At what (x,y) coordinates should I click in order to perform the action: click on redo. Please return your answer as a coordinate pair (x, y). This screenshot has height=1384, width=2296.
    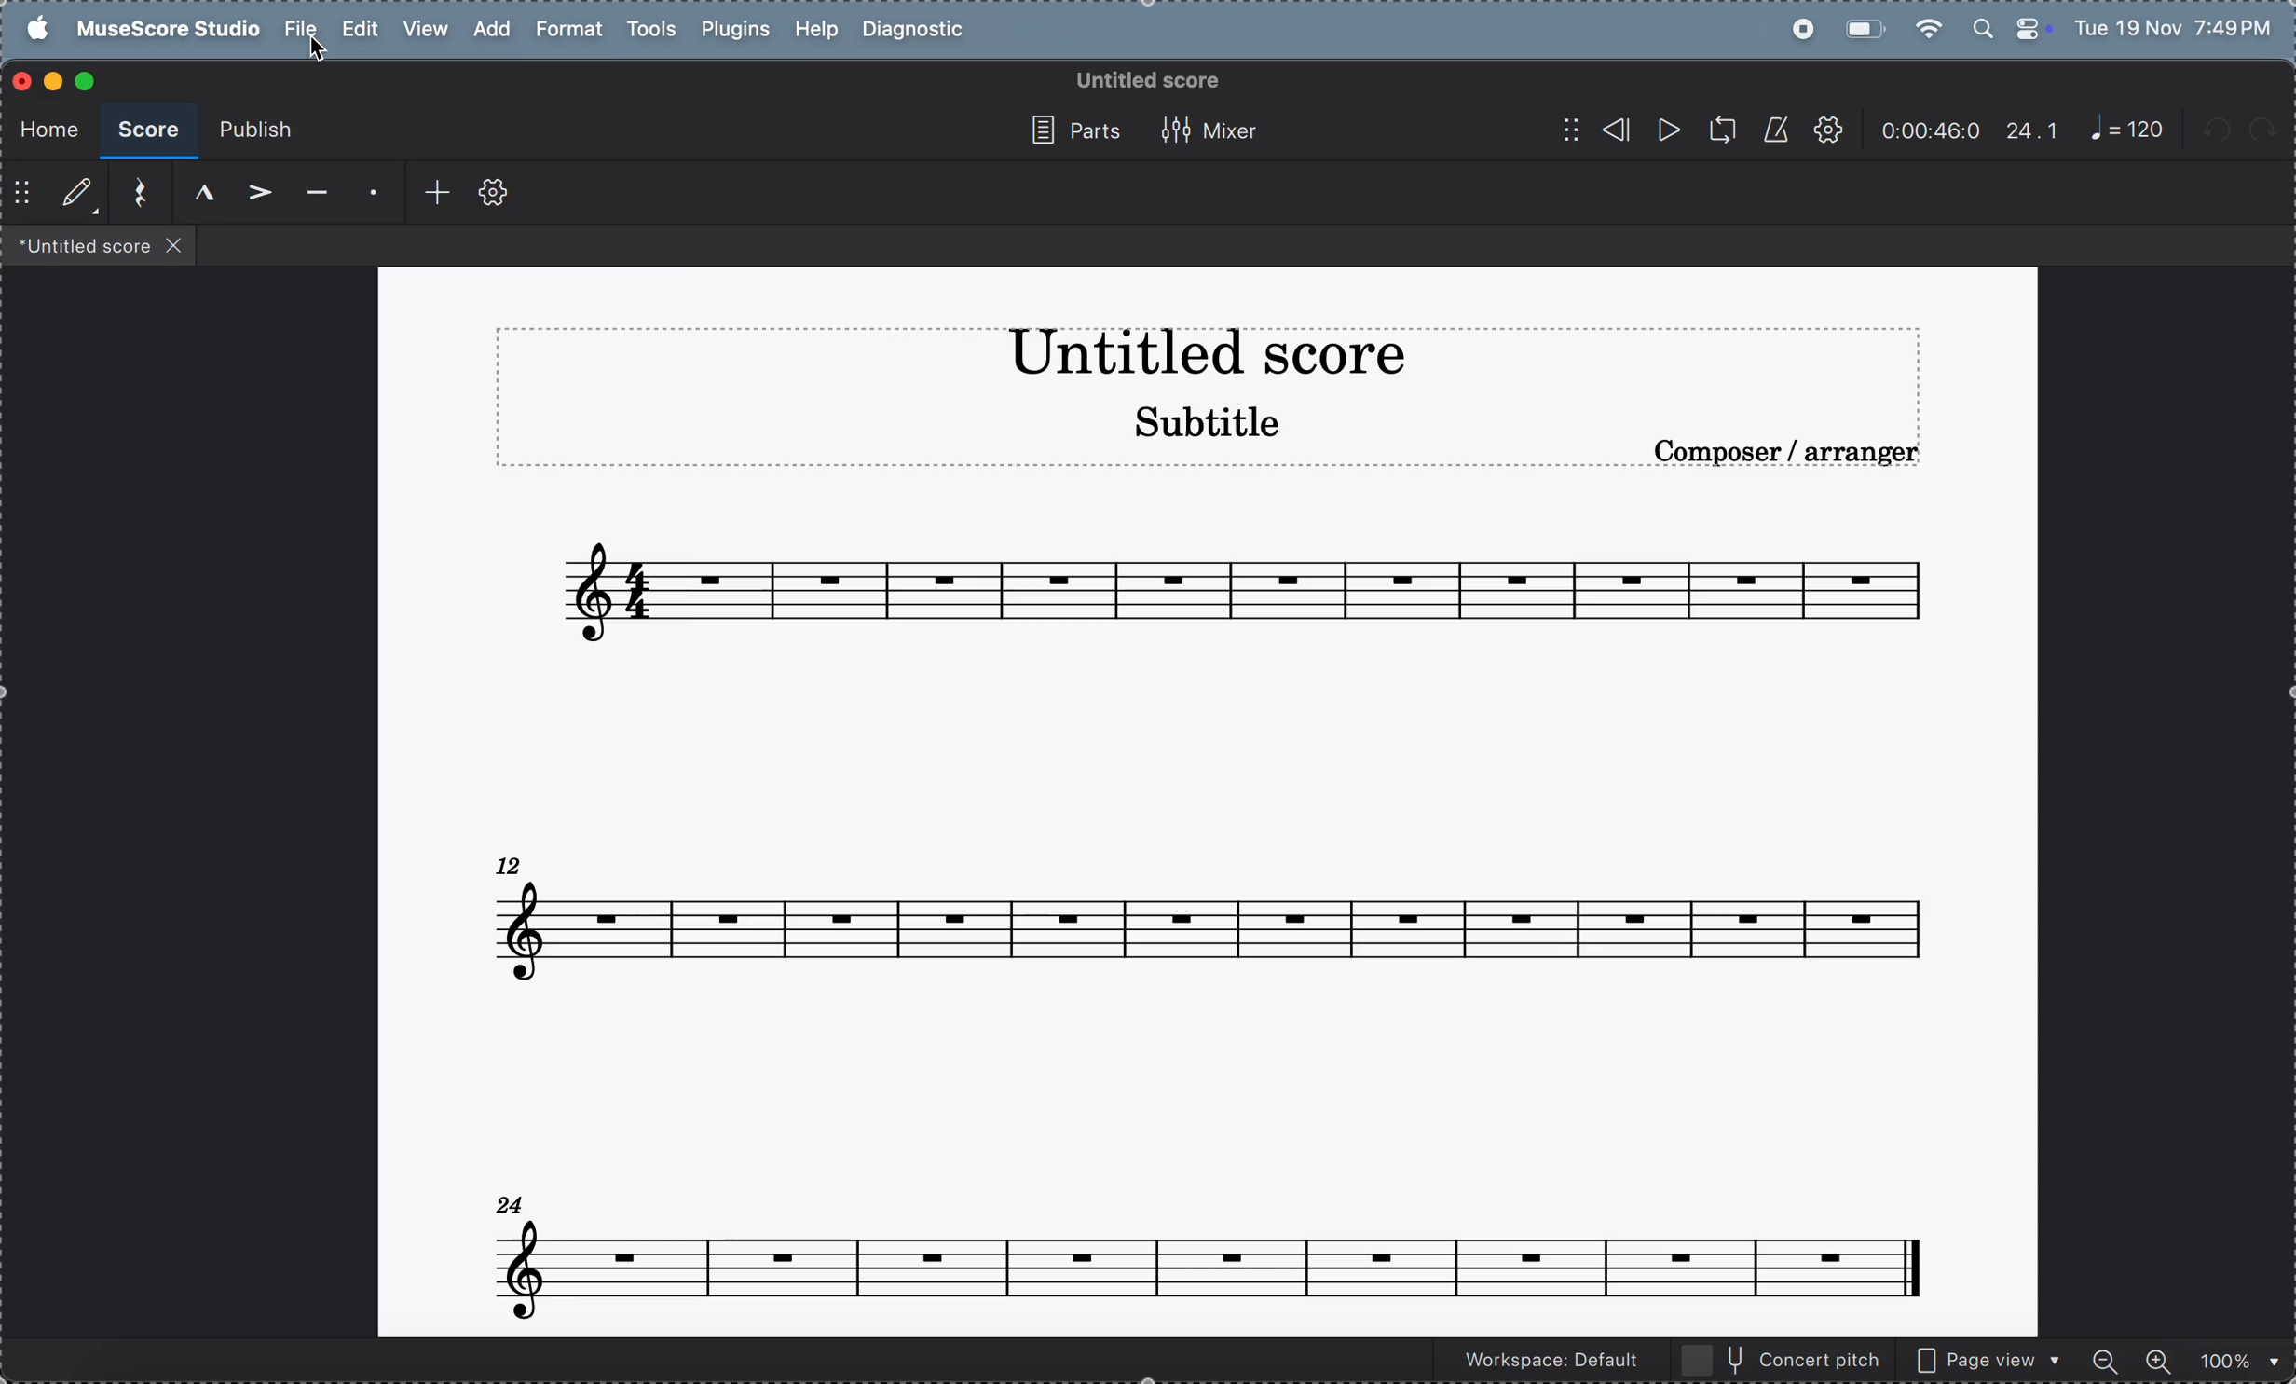
    Looking at the image, I should click on (2273, 130).